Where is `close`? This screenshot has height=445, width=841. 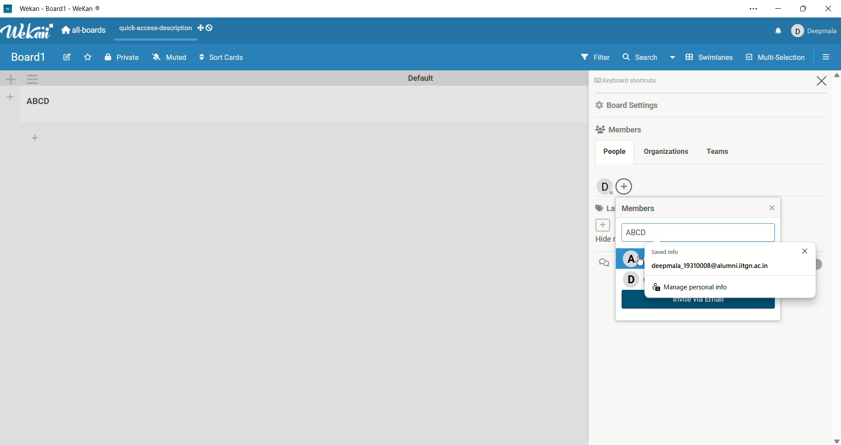
close is located at coordinates (830, 9).